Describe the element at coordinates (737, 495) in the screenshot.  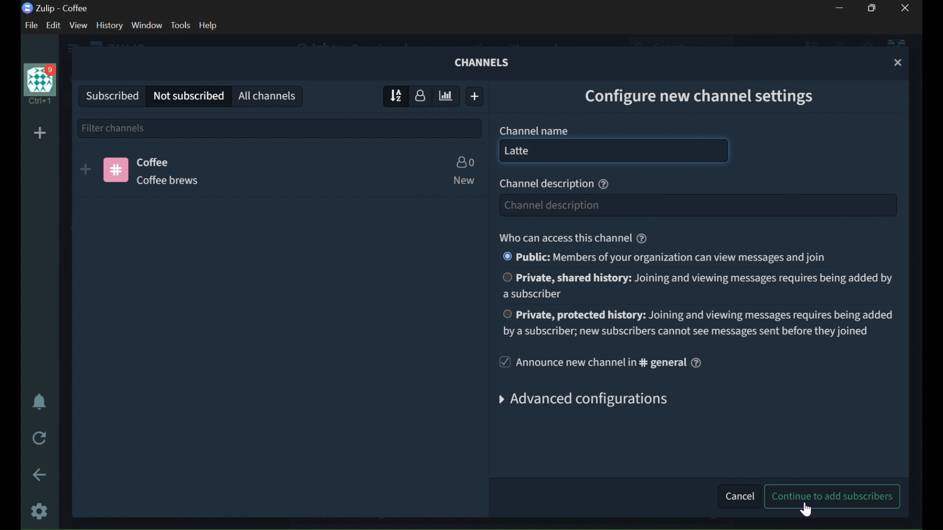
I see `CANCEL` at that location.